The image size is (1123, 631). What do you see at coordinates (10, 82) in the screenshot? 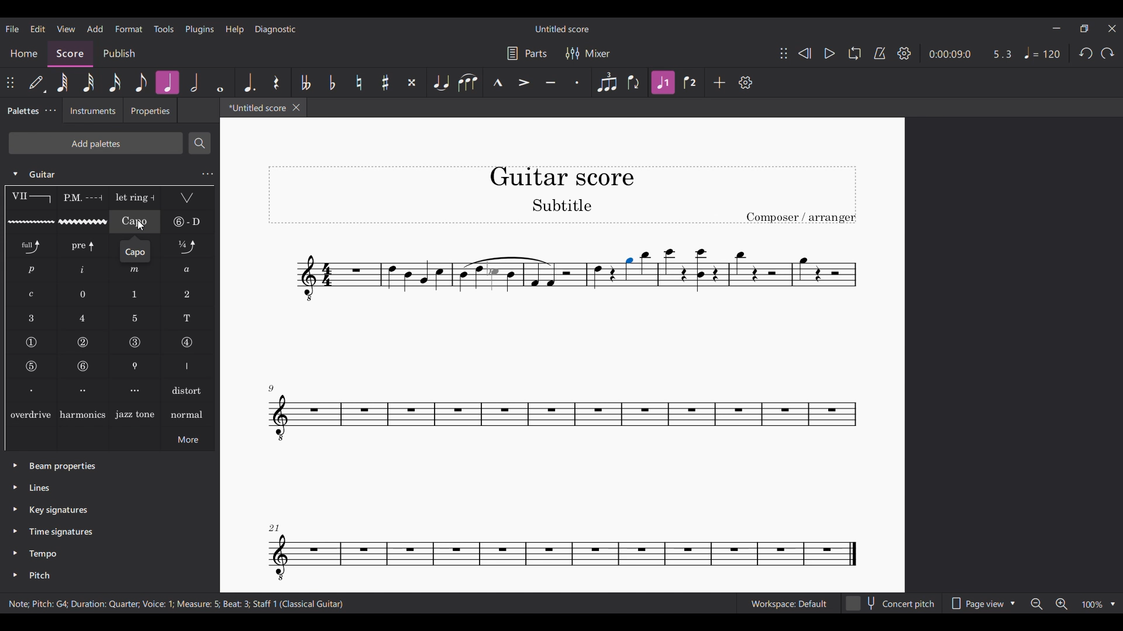
I see `Change position` at bounding box center [10, 82].